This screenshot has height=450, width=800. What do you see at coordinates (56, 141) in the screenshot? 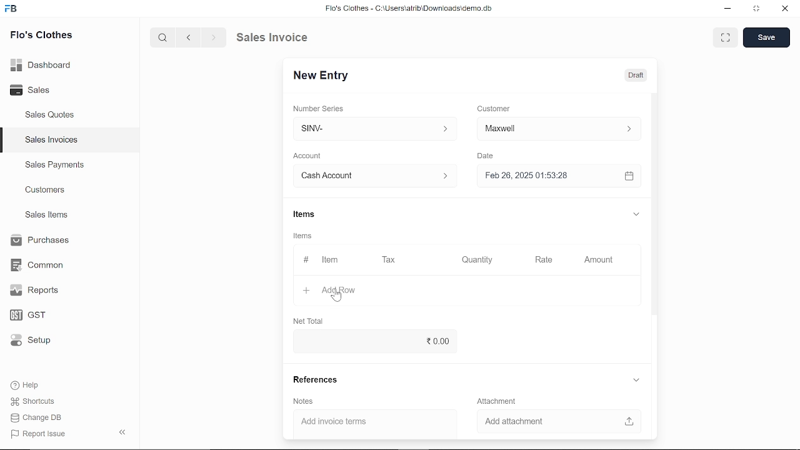
I see `Sales Invoices` at bounding box center [56, 141].